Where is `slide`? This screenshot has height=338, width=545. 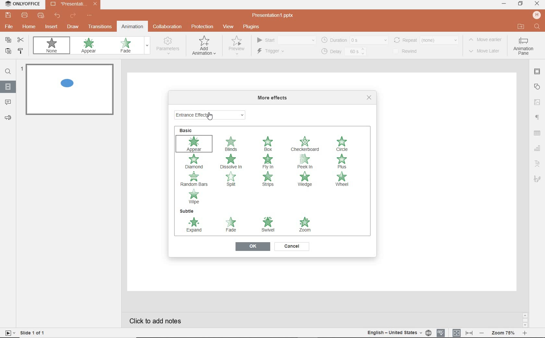
slide is located at coordinates (8, 87).